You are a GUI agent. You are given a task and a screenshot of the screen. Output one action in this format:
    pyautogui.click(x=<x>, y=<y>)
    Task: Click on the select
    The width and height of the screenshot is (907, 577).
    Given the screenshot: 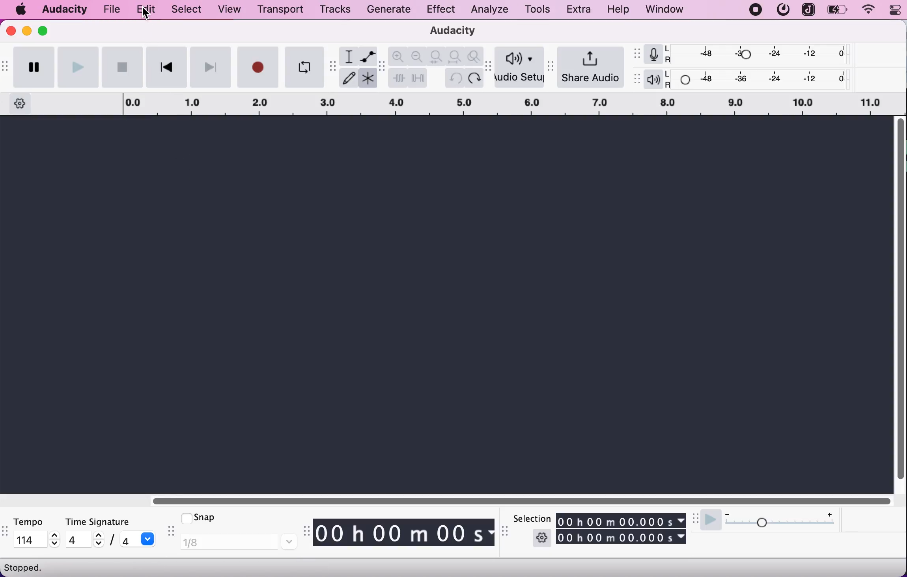 What is the action you would take?
    pyautogui.click(x=185, y=10)
    